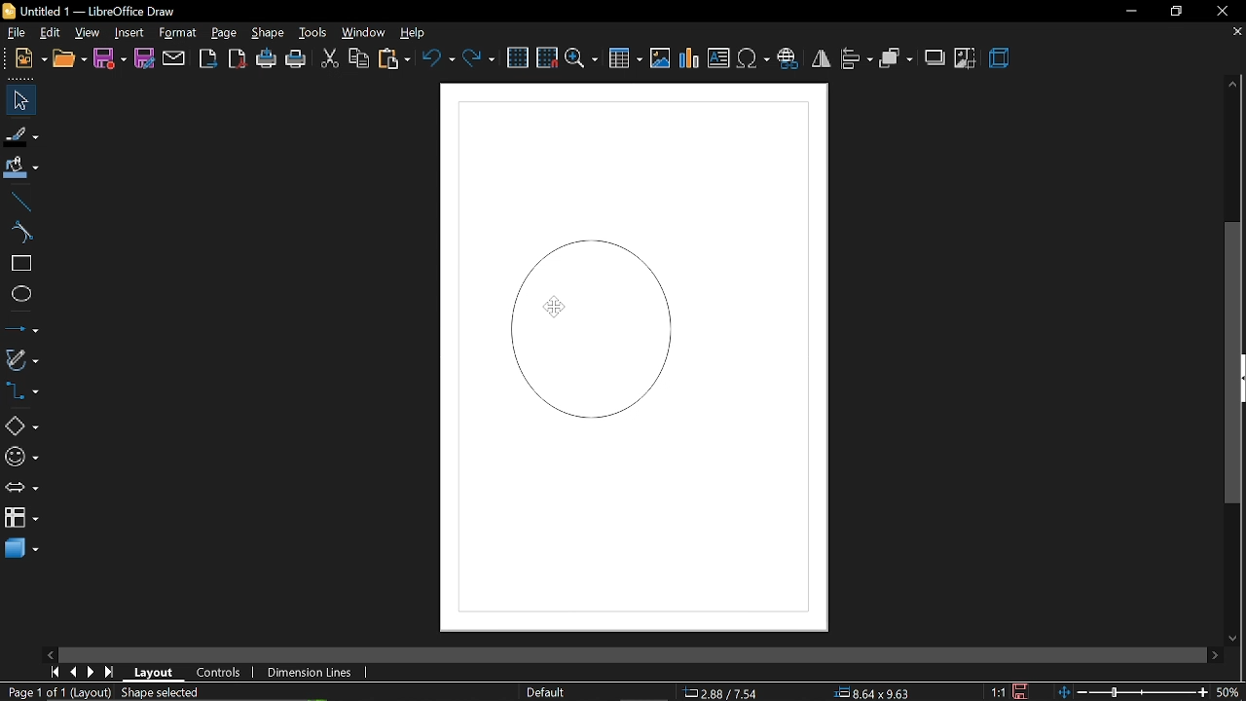 Image resolution: width=1246 pixels, height=701 pixels. What do you see at coordinates (20, 133) in the screenshot?
I see `fill line` at bounding box center [20, 133].